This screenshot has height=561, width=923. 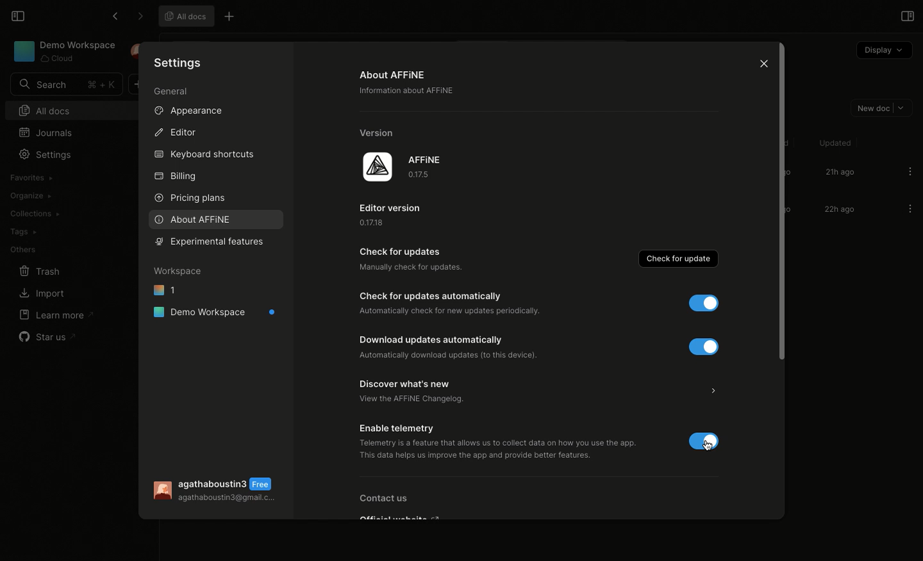 What do you see at coordinates (60, 177) in the screenshot?
I see `Import workspace` at bounding box center [60, 177].